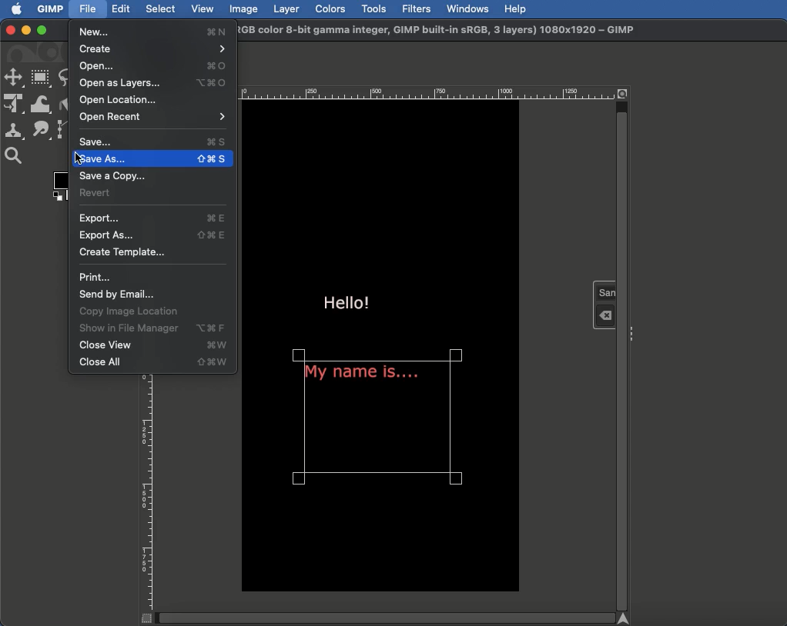  I want to click on Rectangle select tool, so click(42, 78).